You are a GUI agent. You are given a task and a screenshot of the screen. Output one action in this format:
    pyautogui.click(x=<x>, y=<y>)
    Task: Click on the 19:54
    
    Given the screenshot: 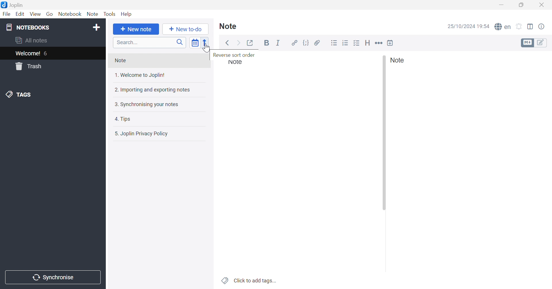 What is the action you would take?
    pyautogui.click(x=484, y=27)
    